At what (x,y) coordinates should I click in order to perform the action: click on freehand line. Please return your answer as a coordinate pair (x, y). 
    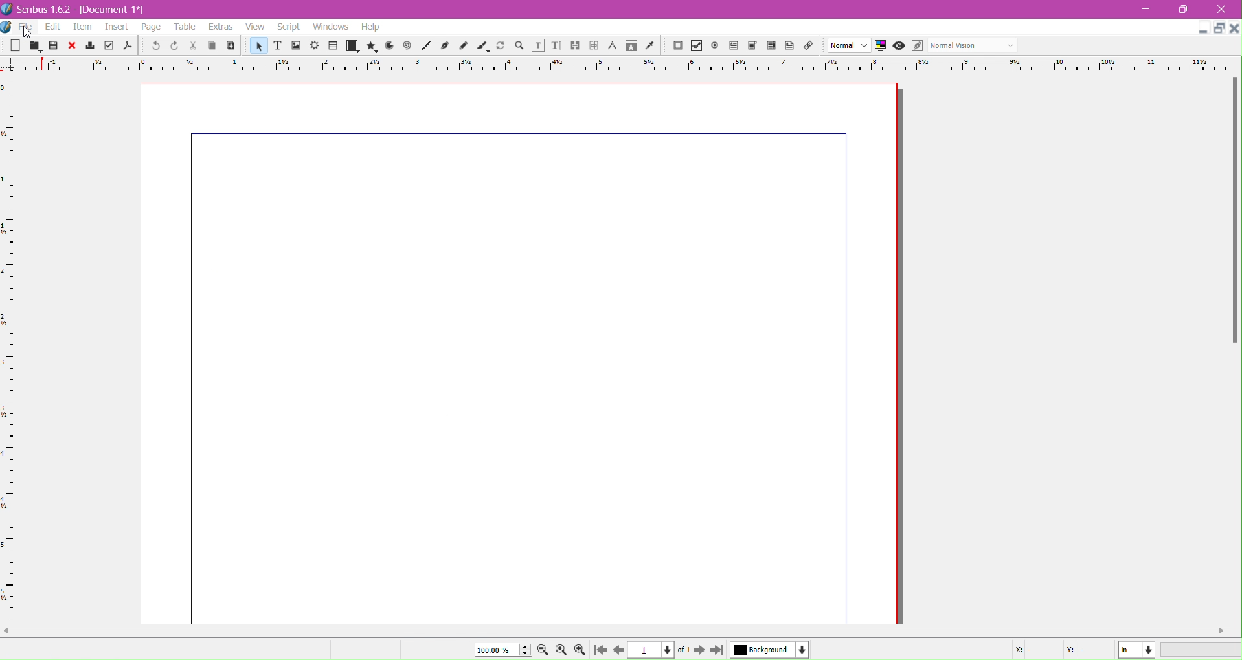
    Looking at the image, I should click on (465, 47).